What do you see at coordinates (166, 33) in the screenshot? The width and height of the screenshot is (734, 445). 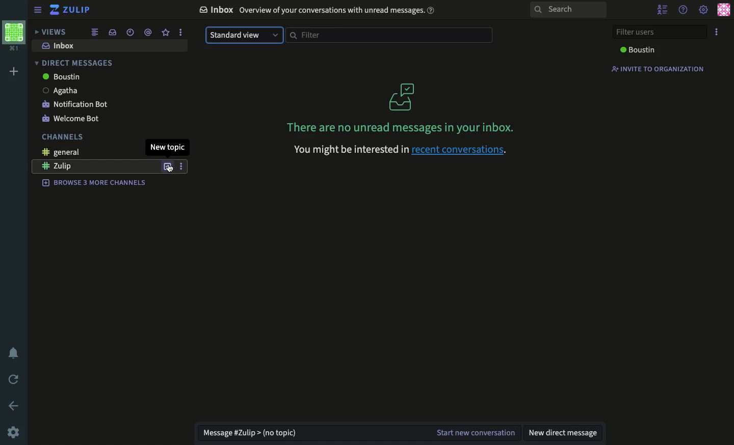 I see `favorite` at bounding box center [166, 33].